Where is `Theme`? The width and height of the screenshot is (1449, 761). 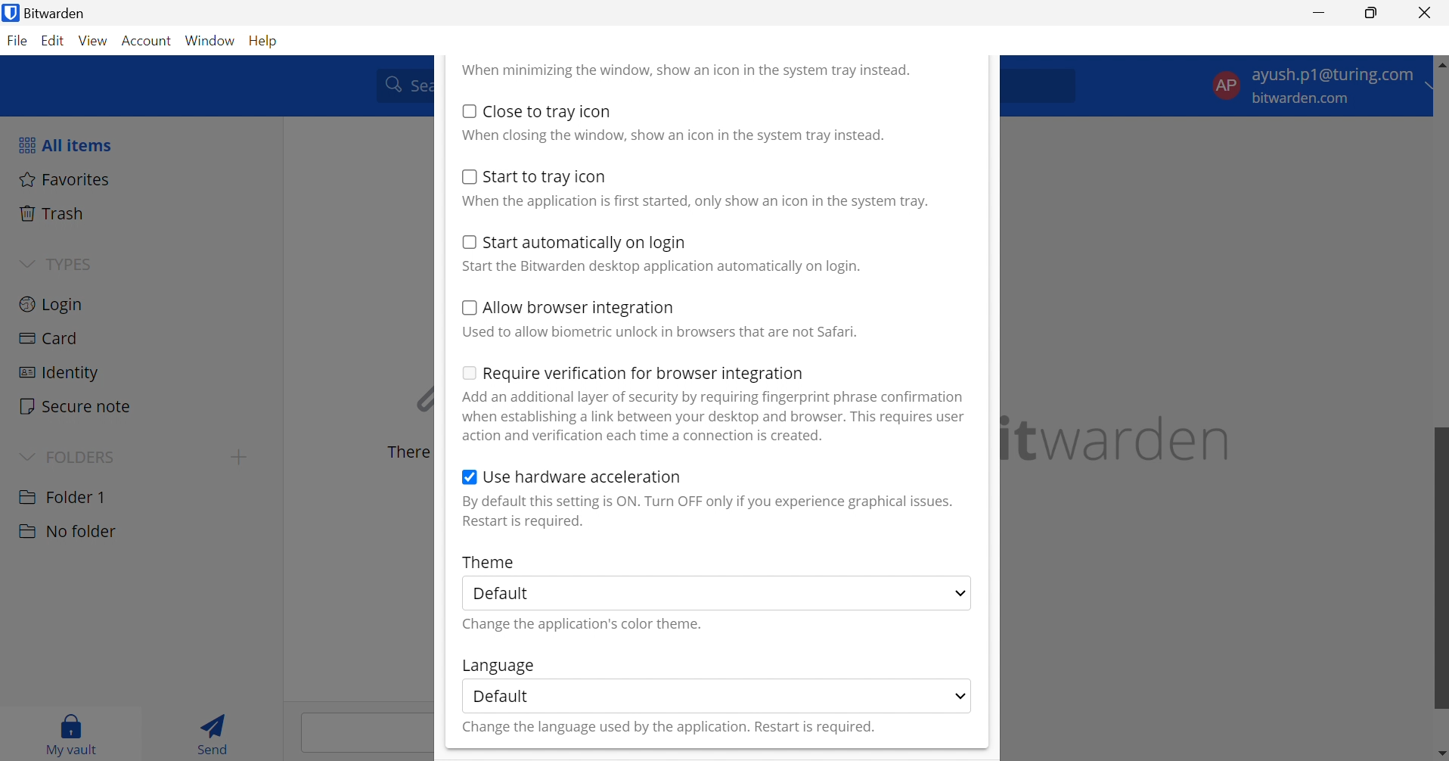
Theme is located at coordinates (489, 561).